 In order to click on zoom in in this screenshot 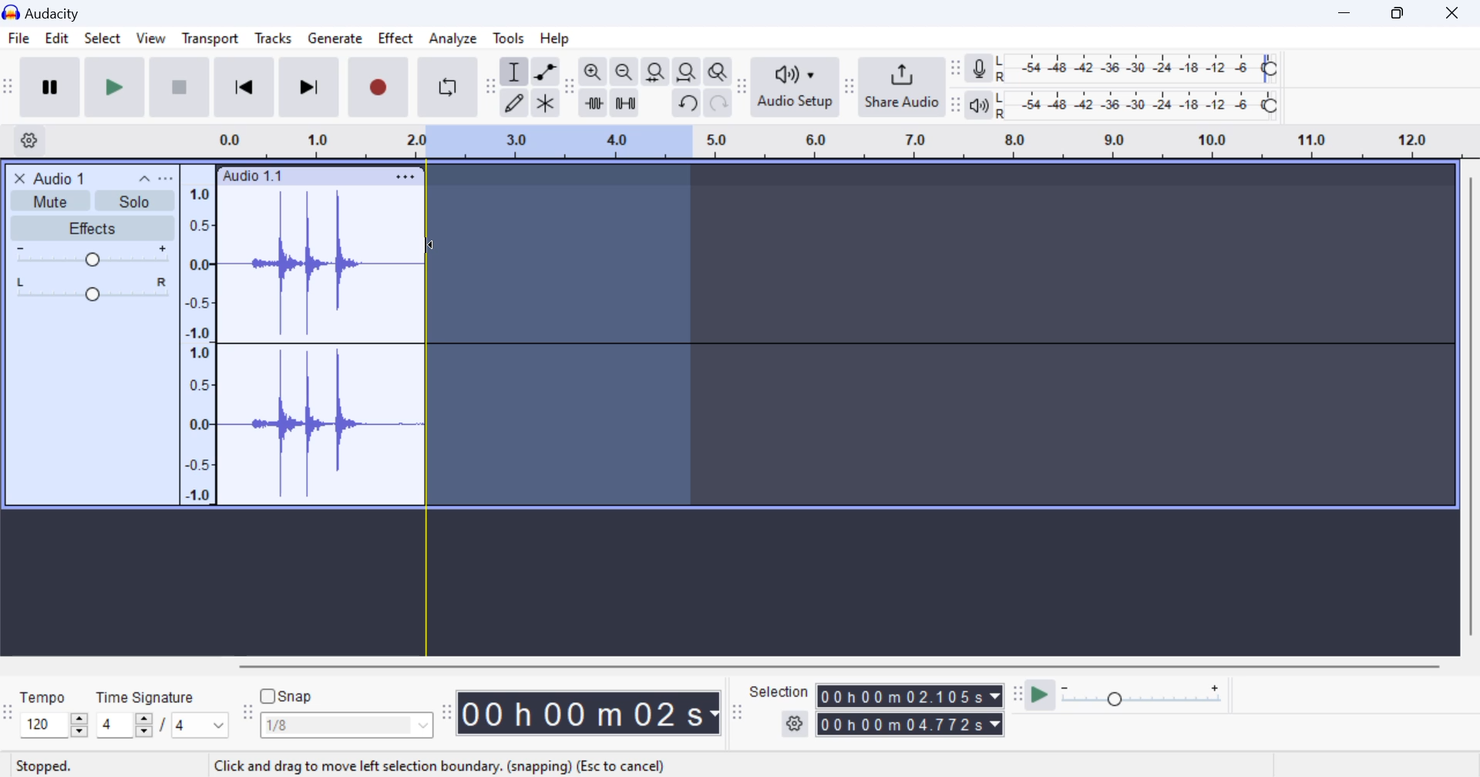, I will do `click(593, 72)`.